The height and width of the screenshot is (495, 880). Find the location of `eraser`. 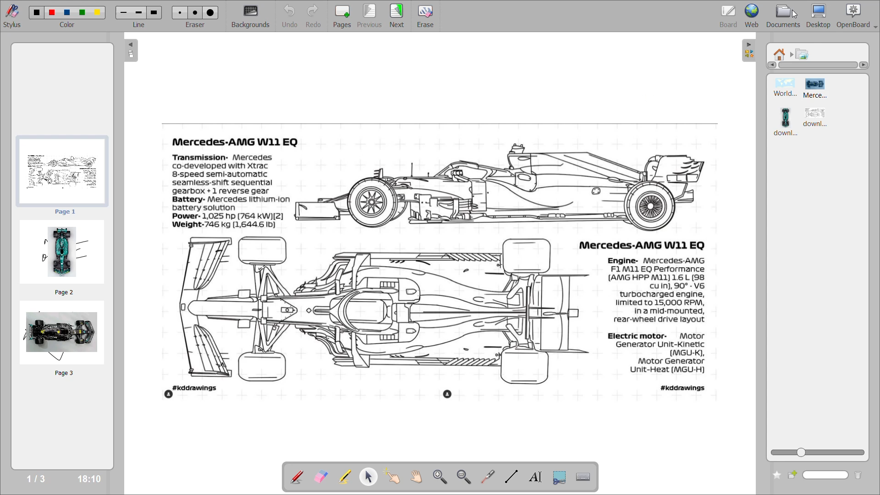

eraser is located at coordinates (196, 25).